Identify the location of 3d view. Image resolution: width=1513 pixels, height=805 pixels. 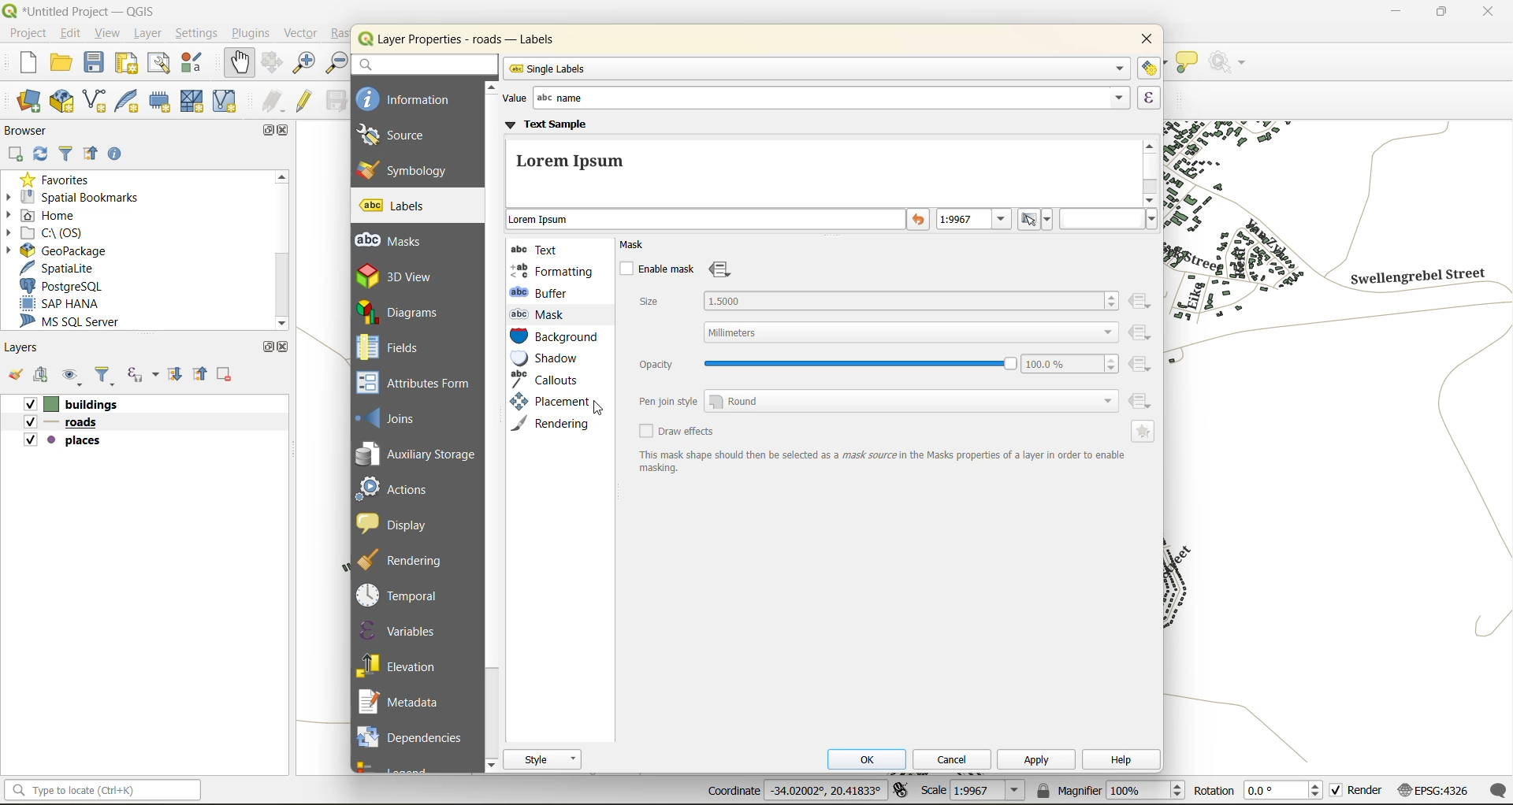
(408, 276).